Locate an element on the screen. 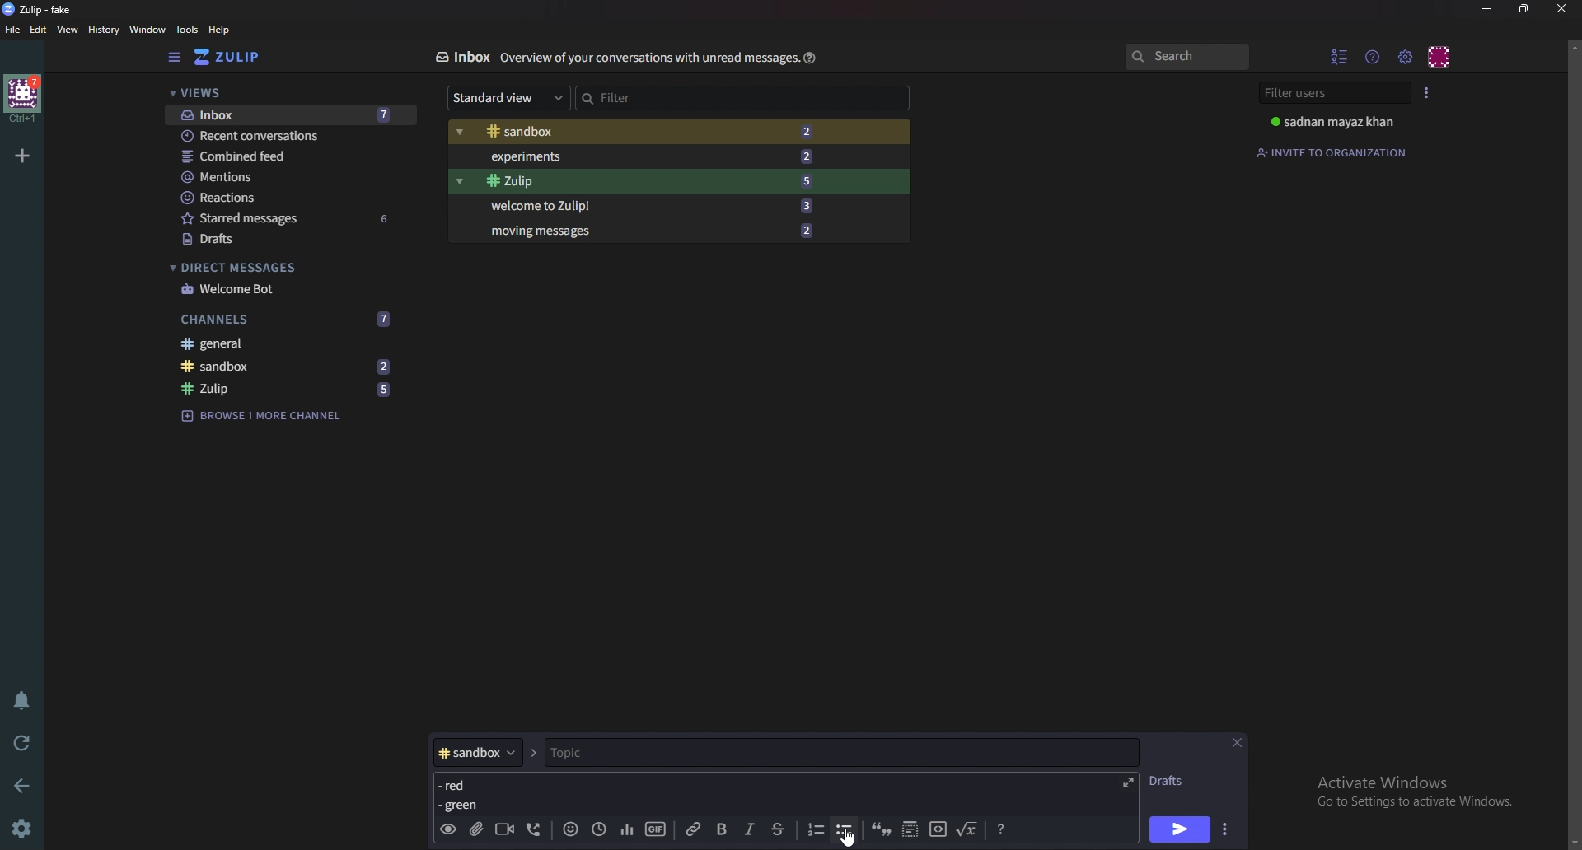  poll is located at coordinates (627, 828).